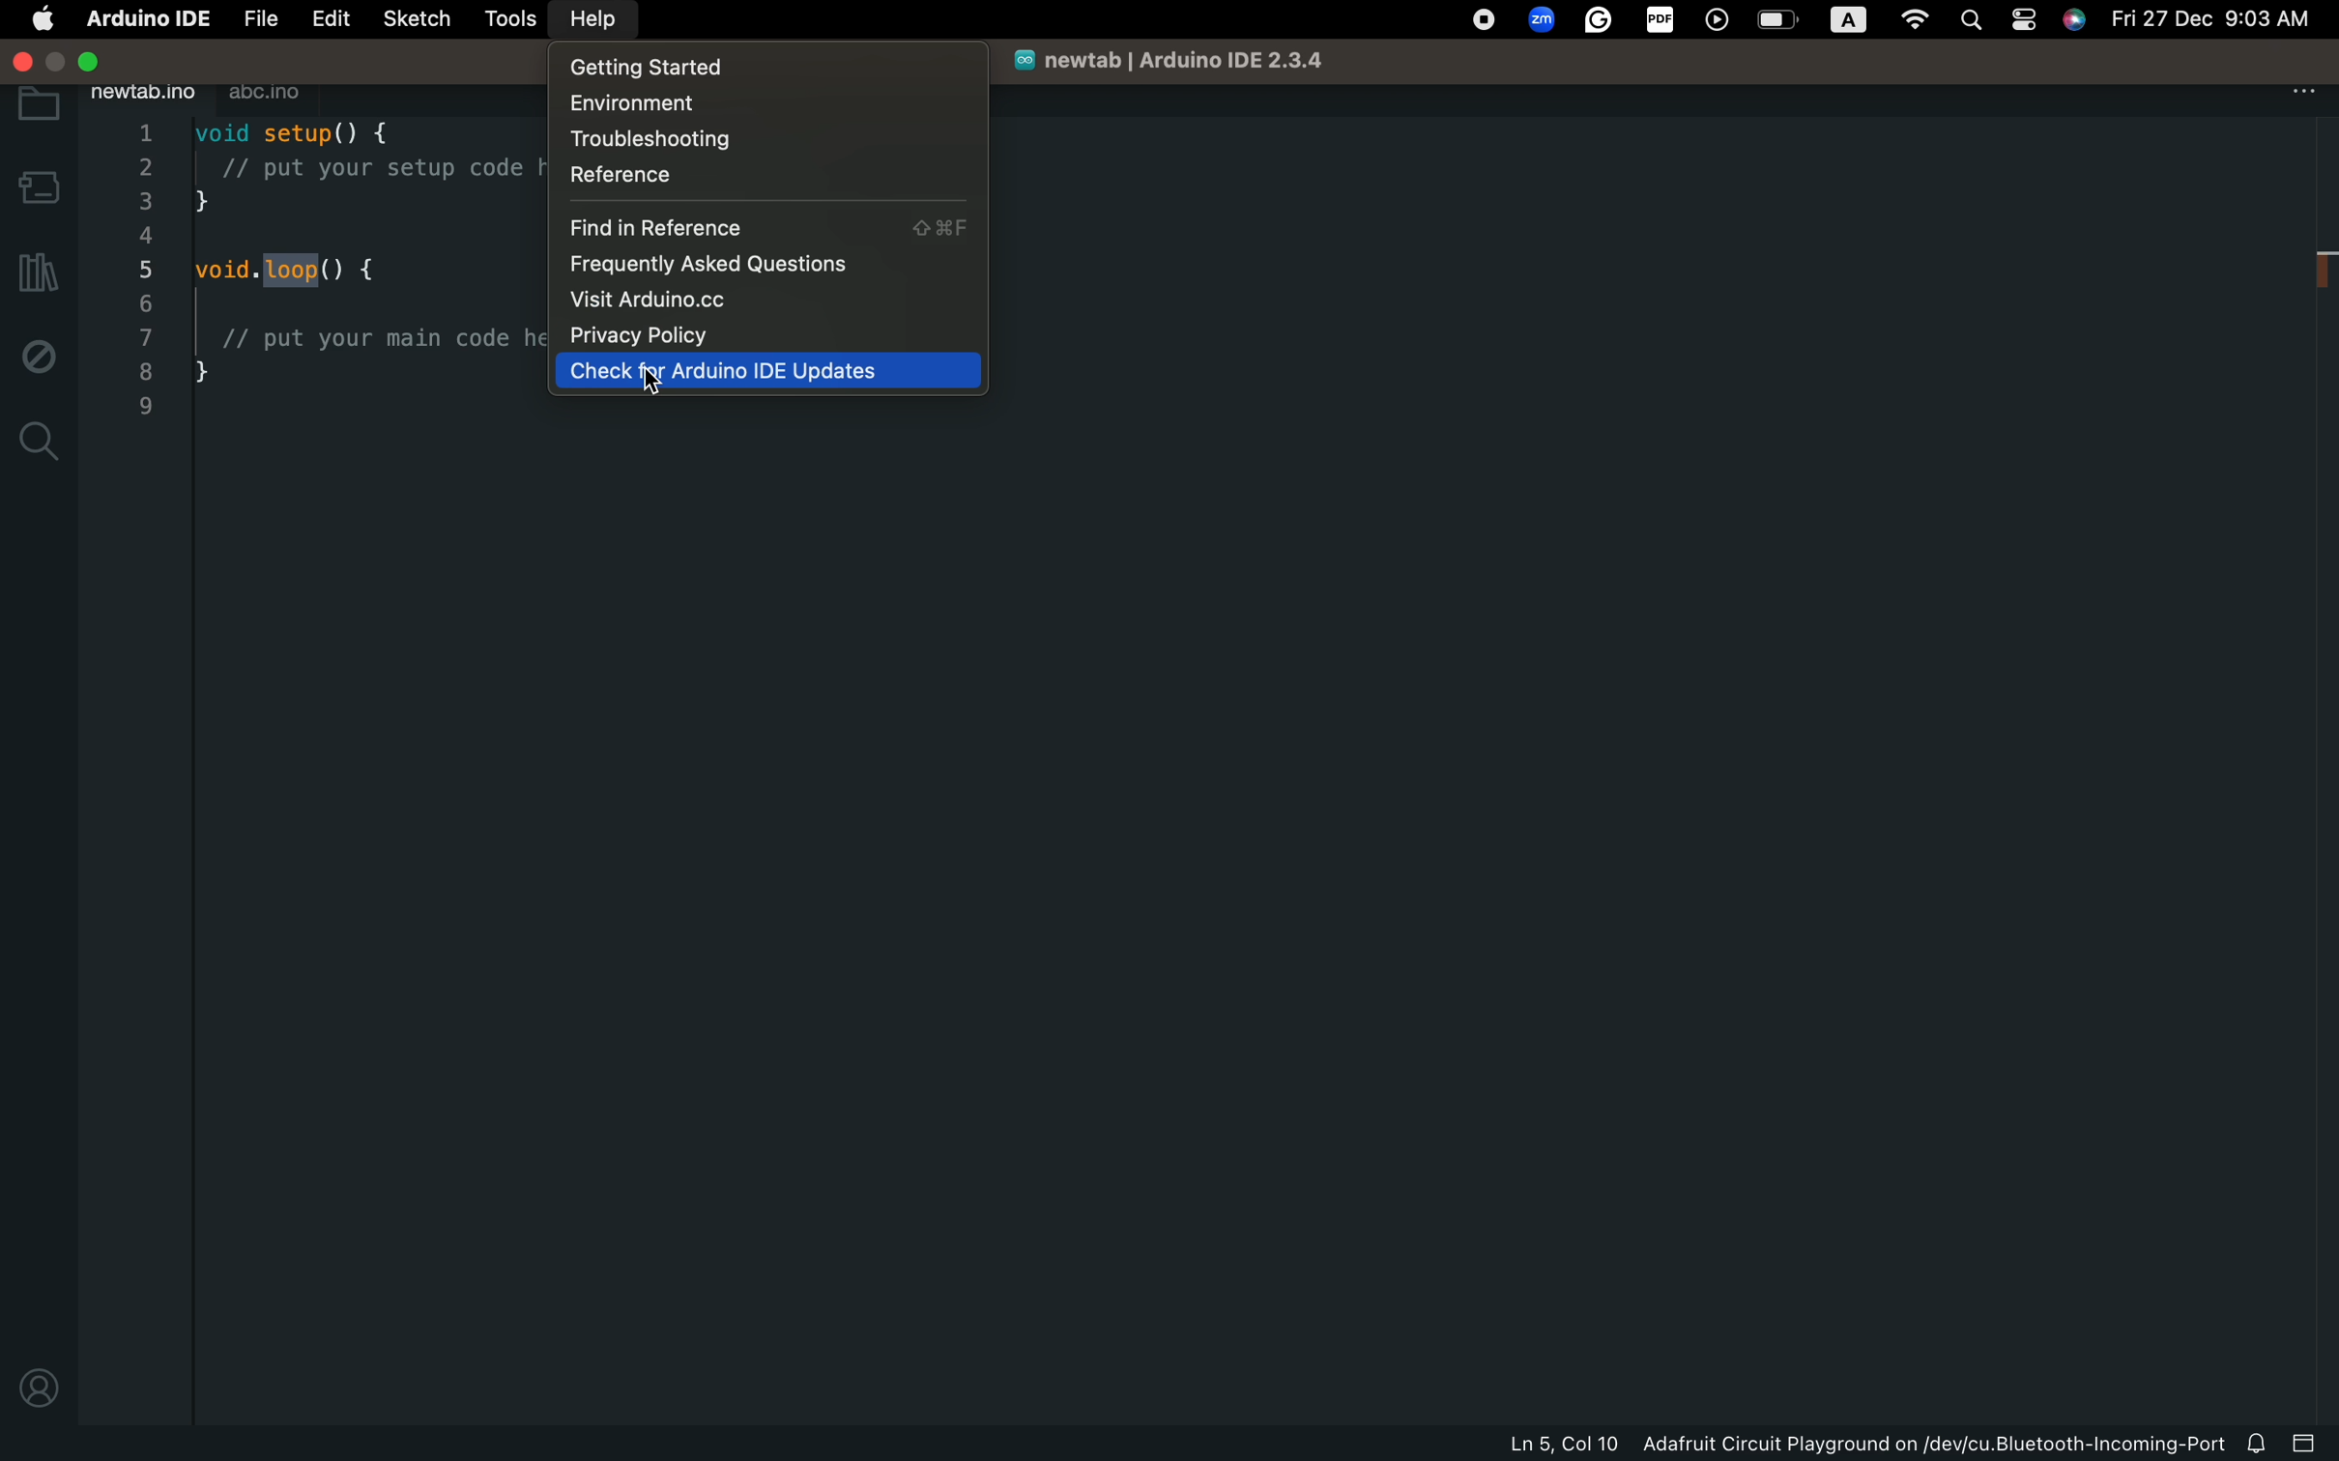 This screenshot has width=2339, height=1461. Describe the element at coordinates (2028, 23) in the screenshot. I see `Page` at that location.